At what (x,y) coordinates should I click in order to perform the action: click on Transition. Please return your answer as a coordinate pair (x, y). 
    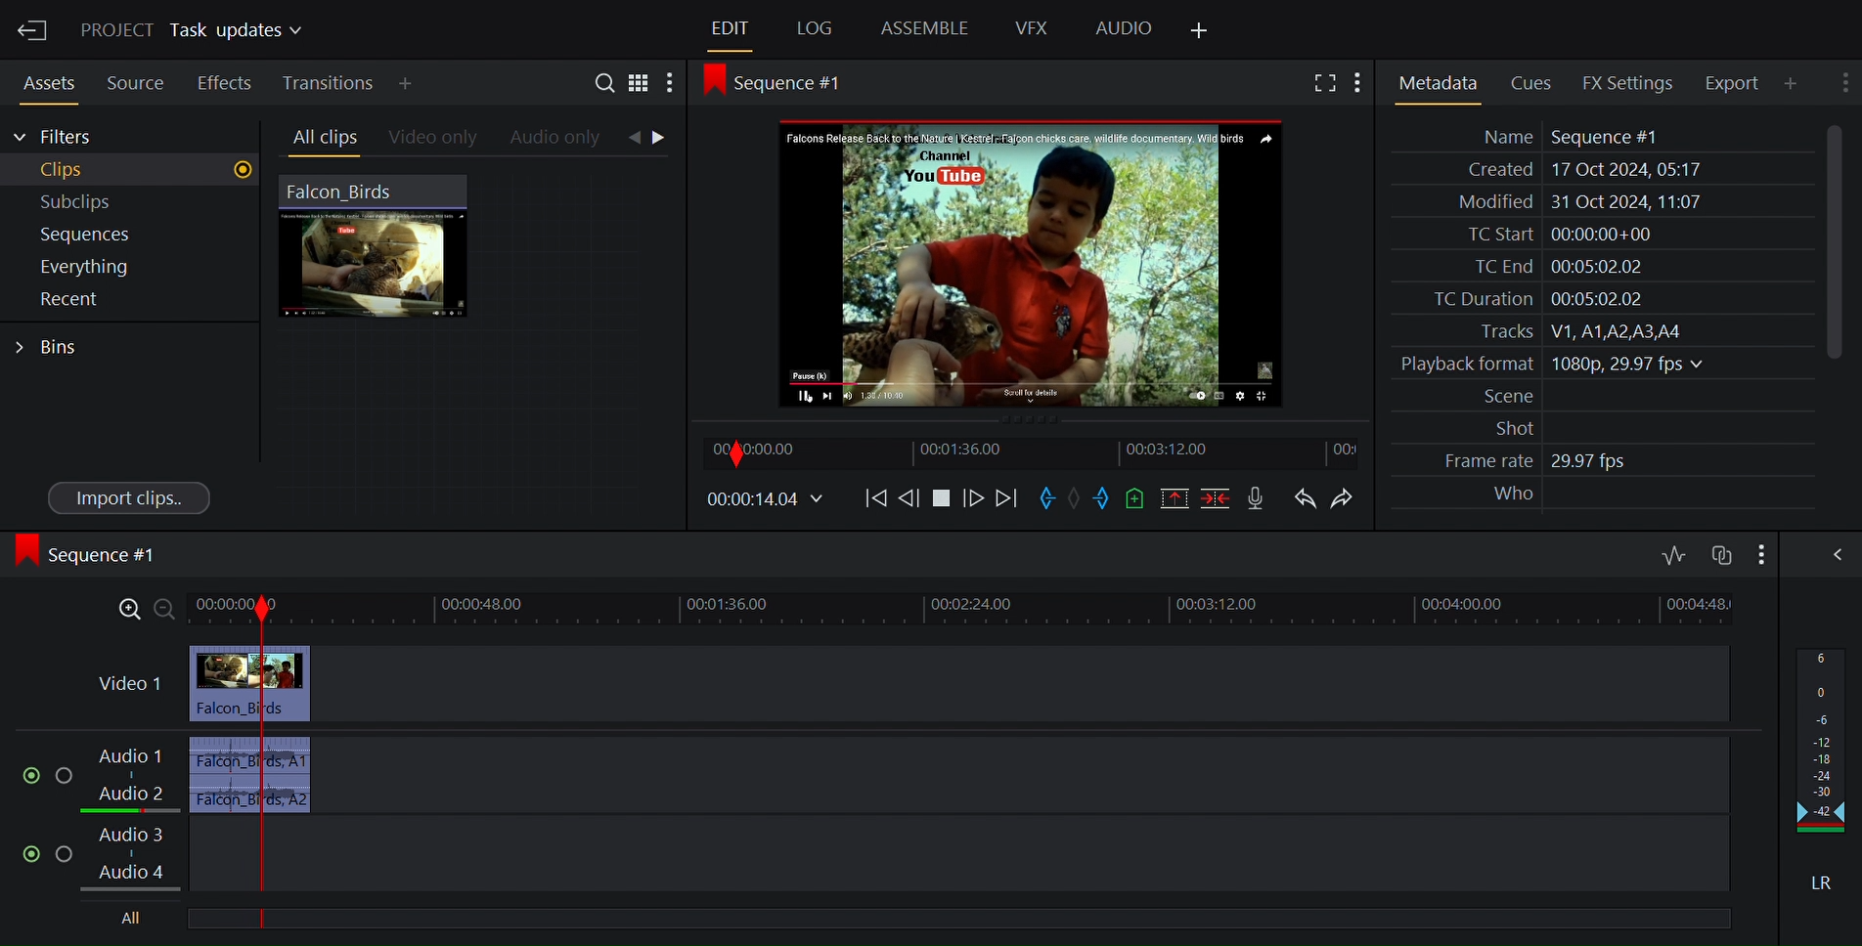
    Looking at the image, I should click on (326, 83).